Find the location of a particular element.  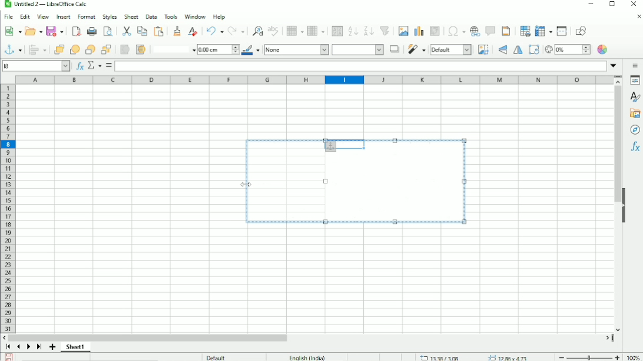

Formula is located at coordinates (109, 66).